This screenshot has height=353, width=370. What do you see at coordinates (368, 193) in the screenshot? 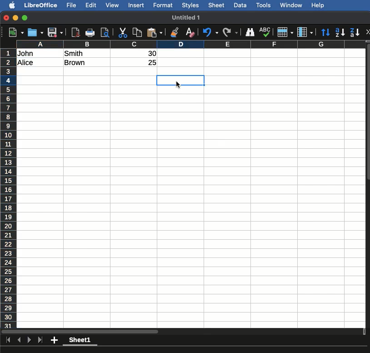
I see `Scroll` at bounding box center [368, 193].